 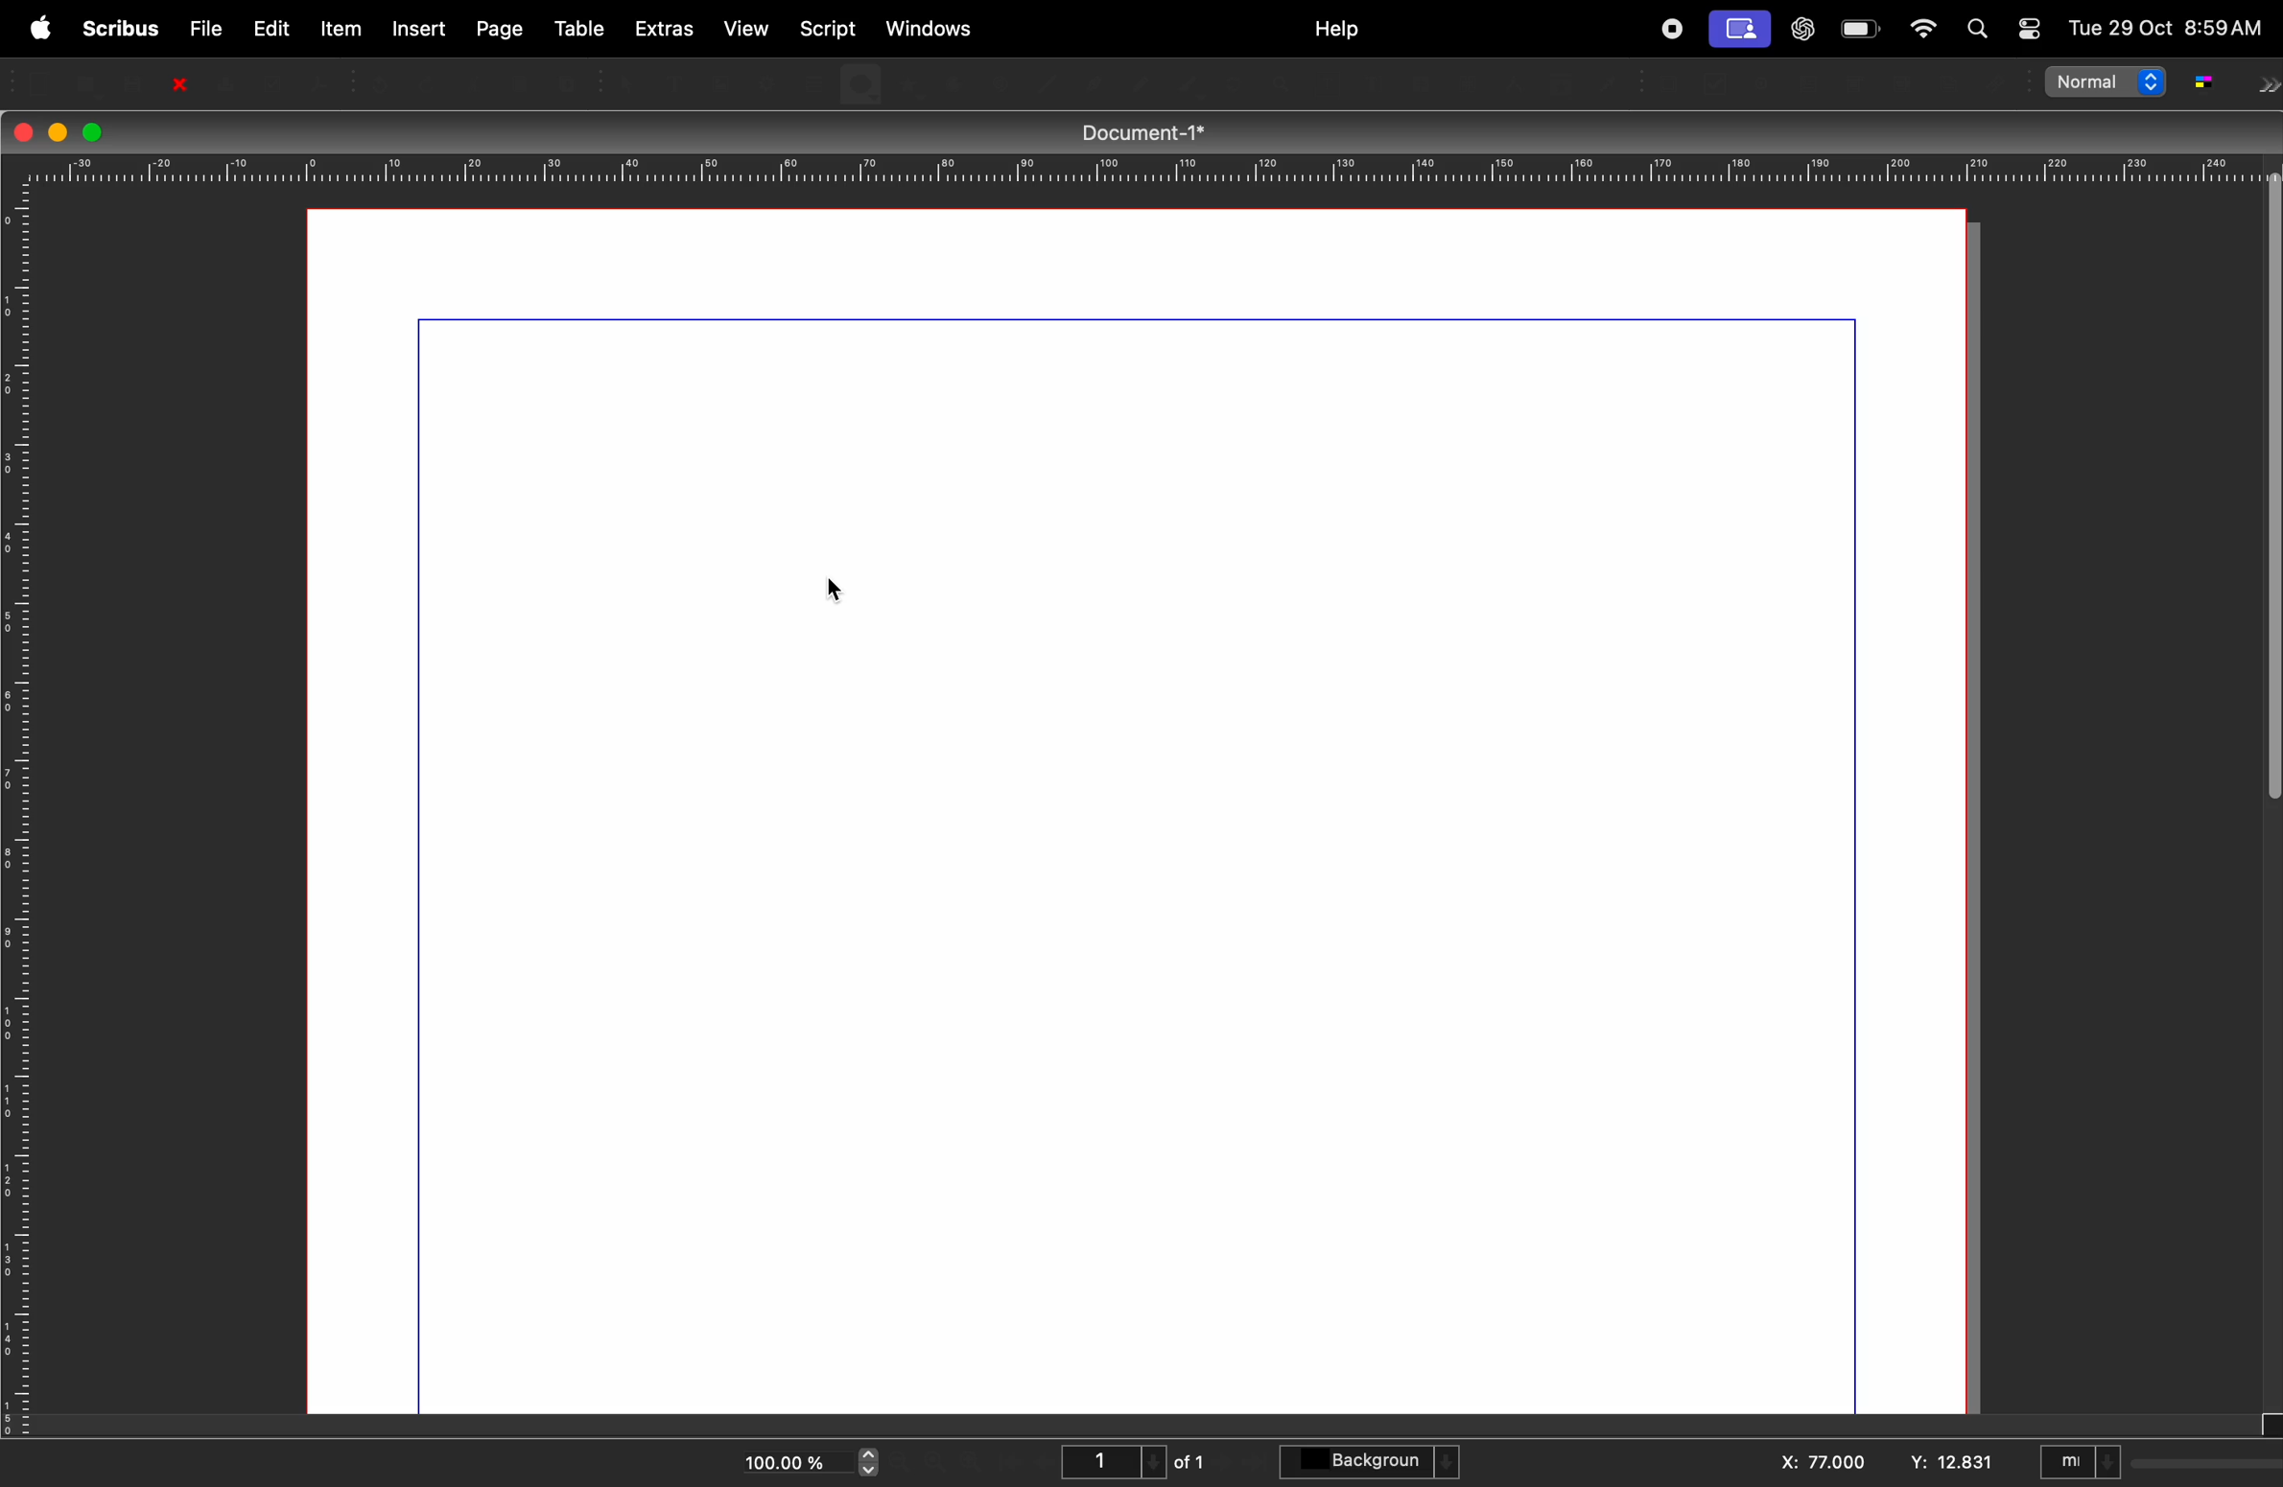 I want to click on edit, so click(x=271, y=27).